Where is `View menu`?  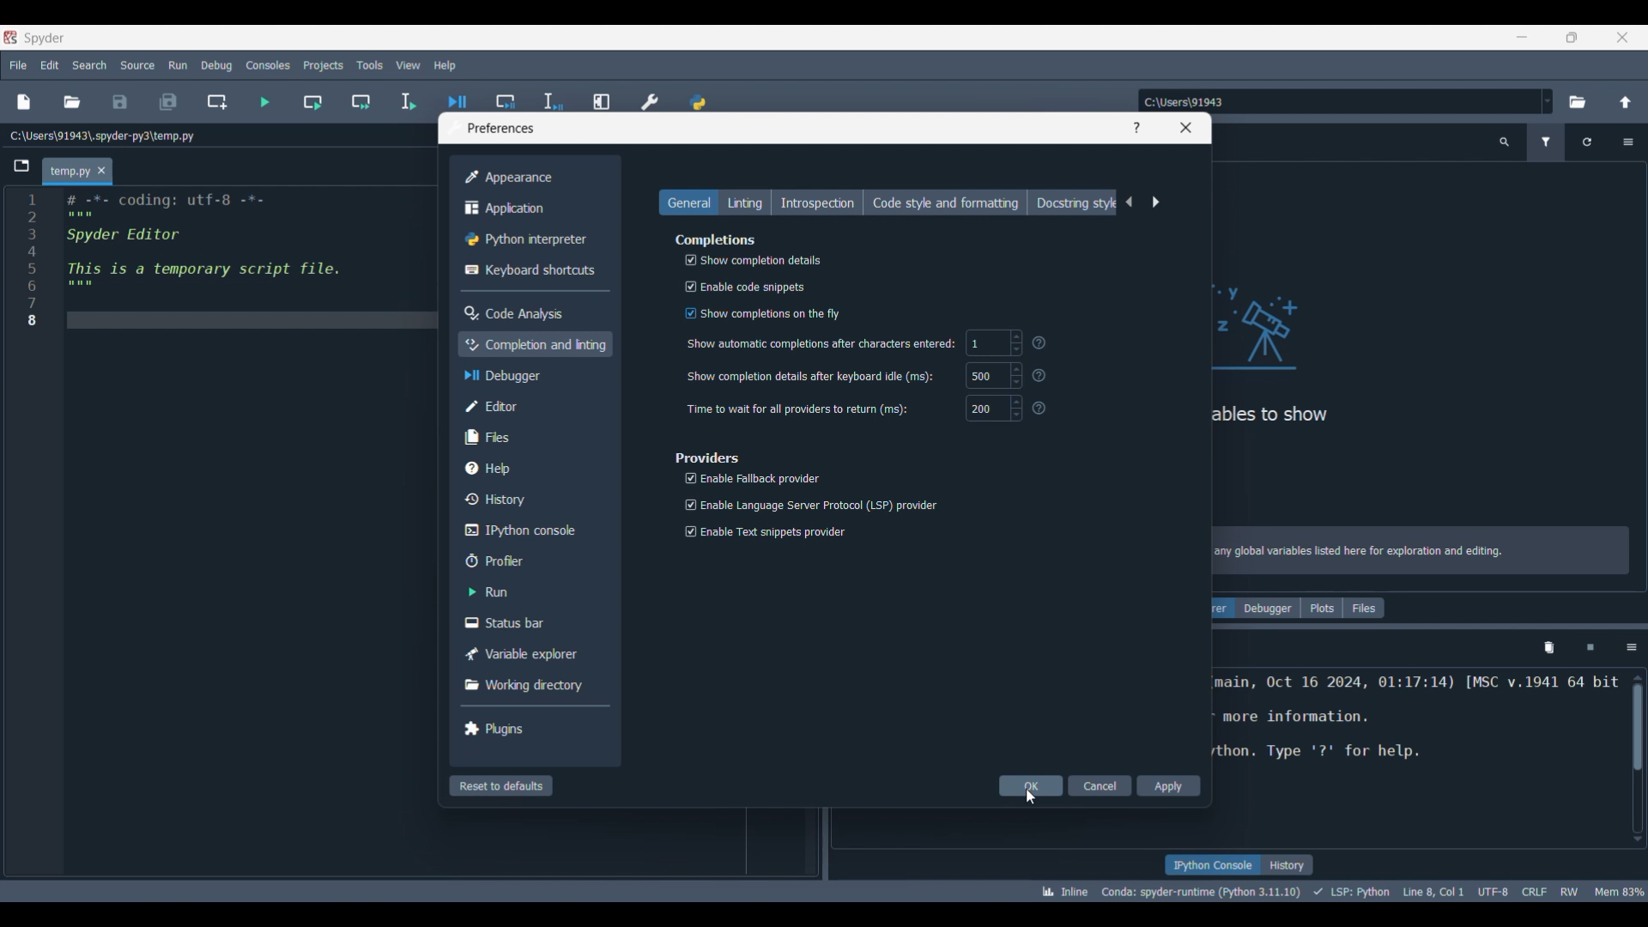
View menu is located at coordinates (409, 65).